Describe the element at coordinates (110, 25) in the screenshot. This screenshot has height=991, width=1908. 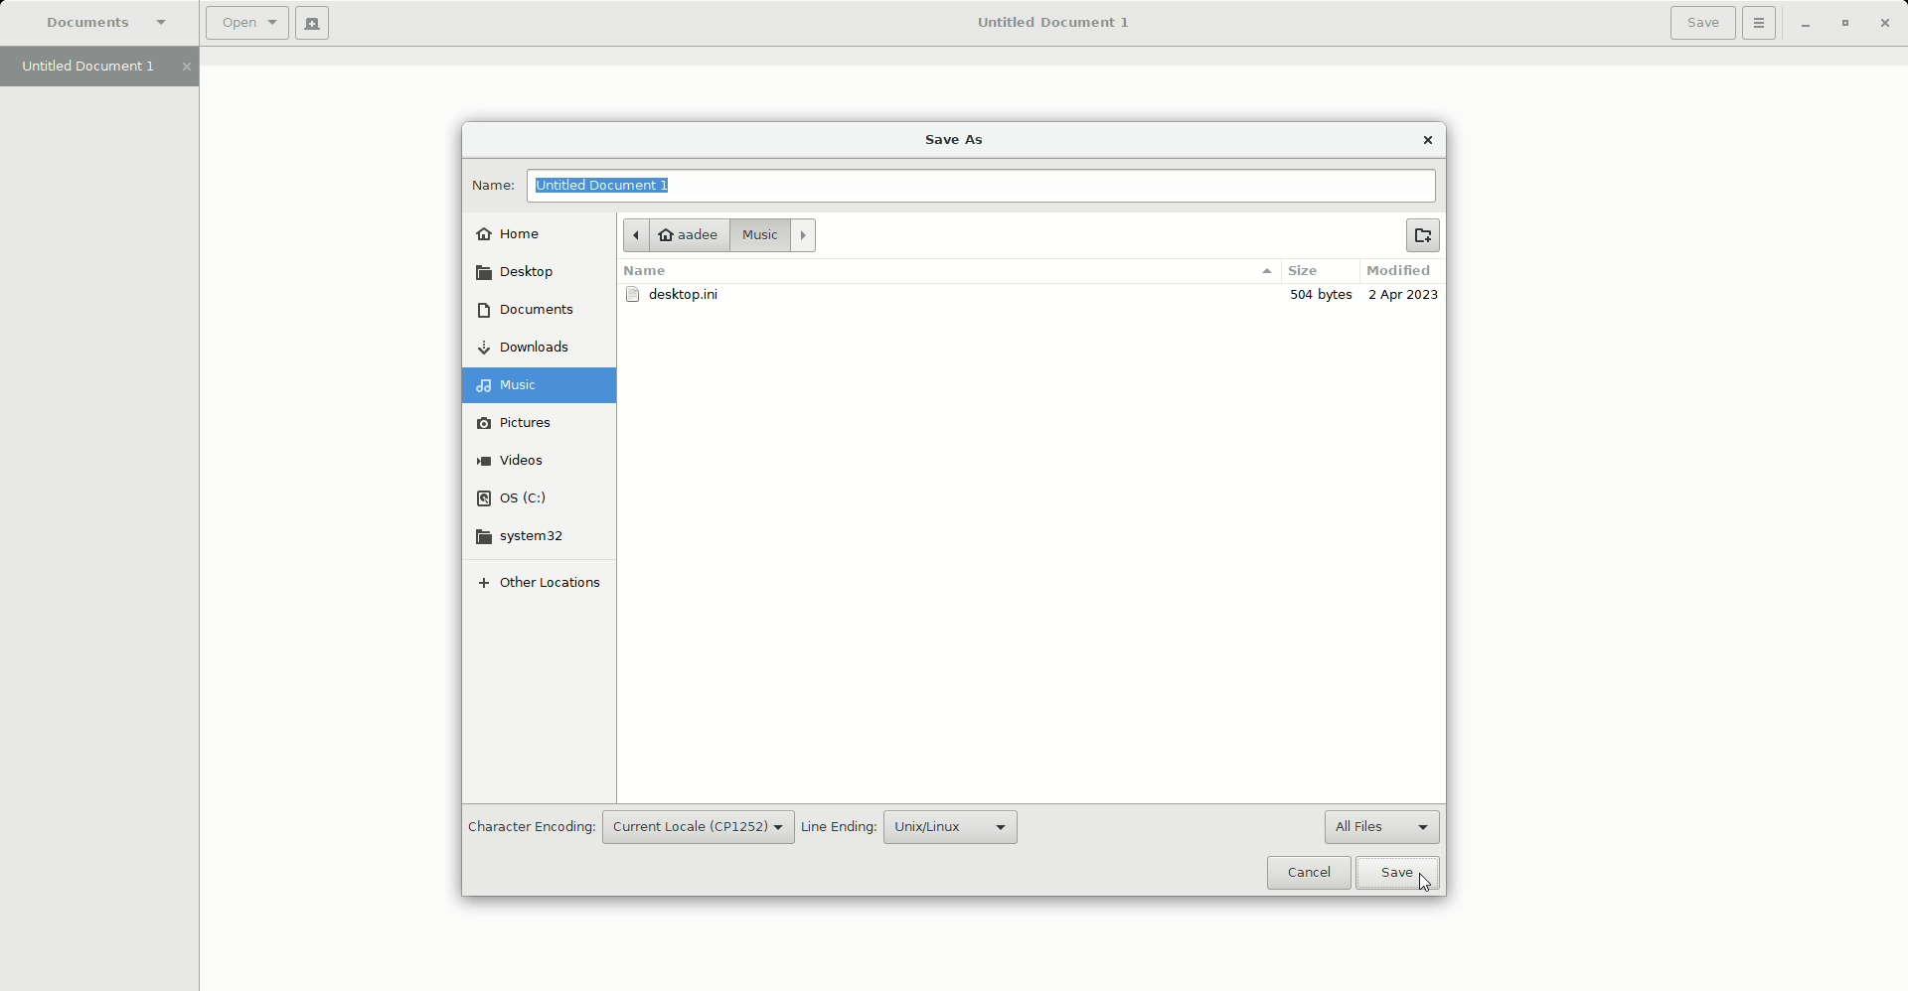
I see `Documents` at that location.